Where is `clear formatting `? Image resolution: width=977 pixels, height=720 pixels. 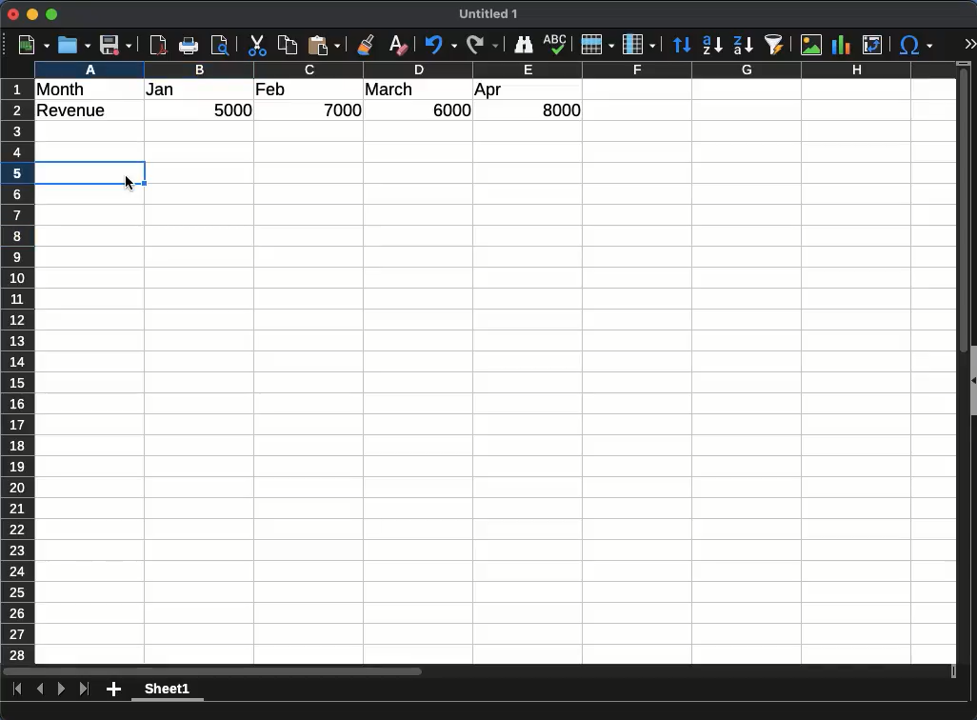
clear formatting  is located at coordinates (399, 45).